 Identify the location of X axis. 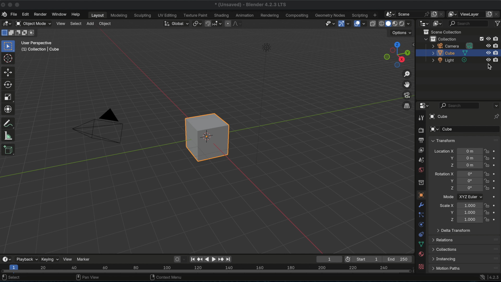
(145, 67).